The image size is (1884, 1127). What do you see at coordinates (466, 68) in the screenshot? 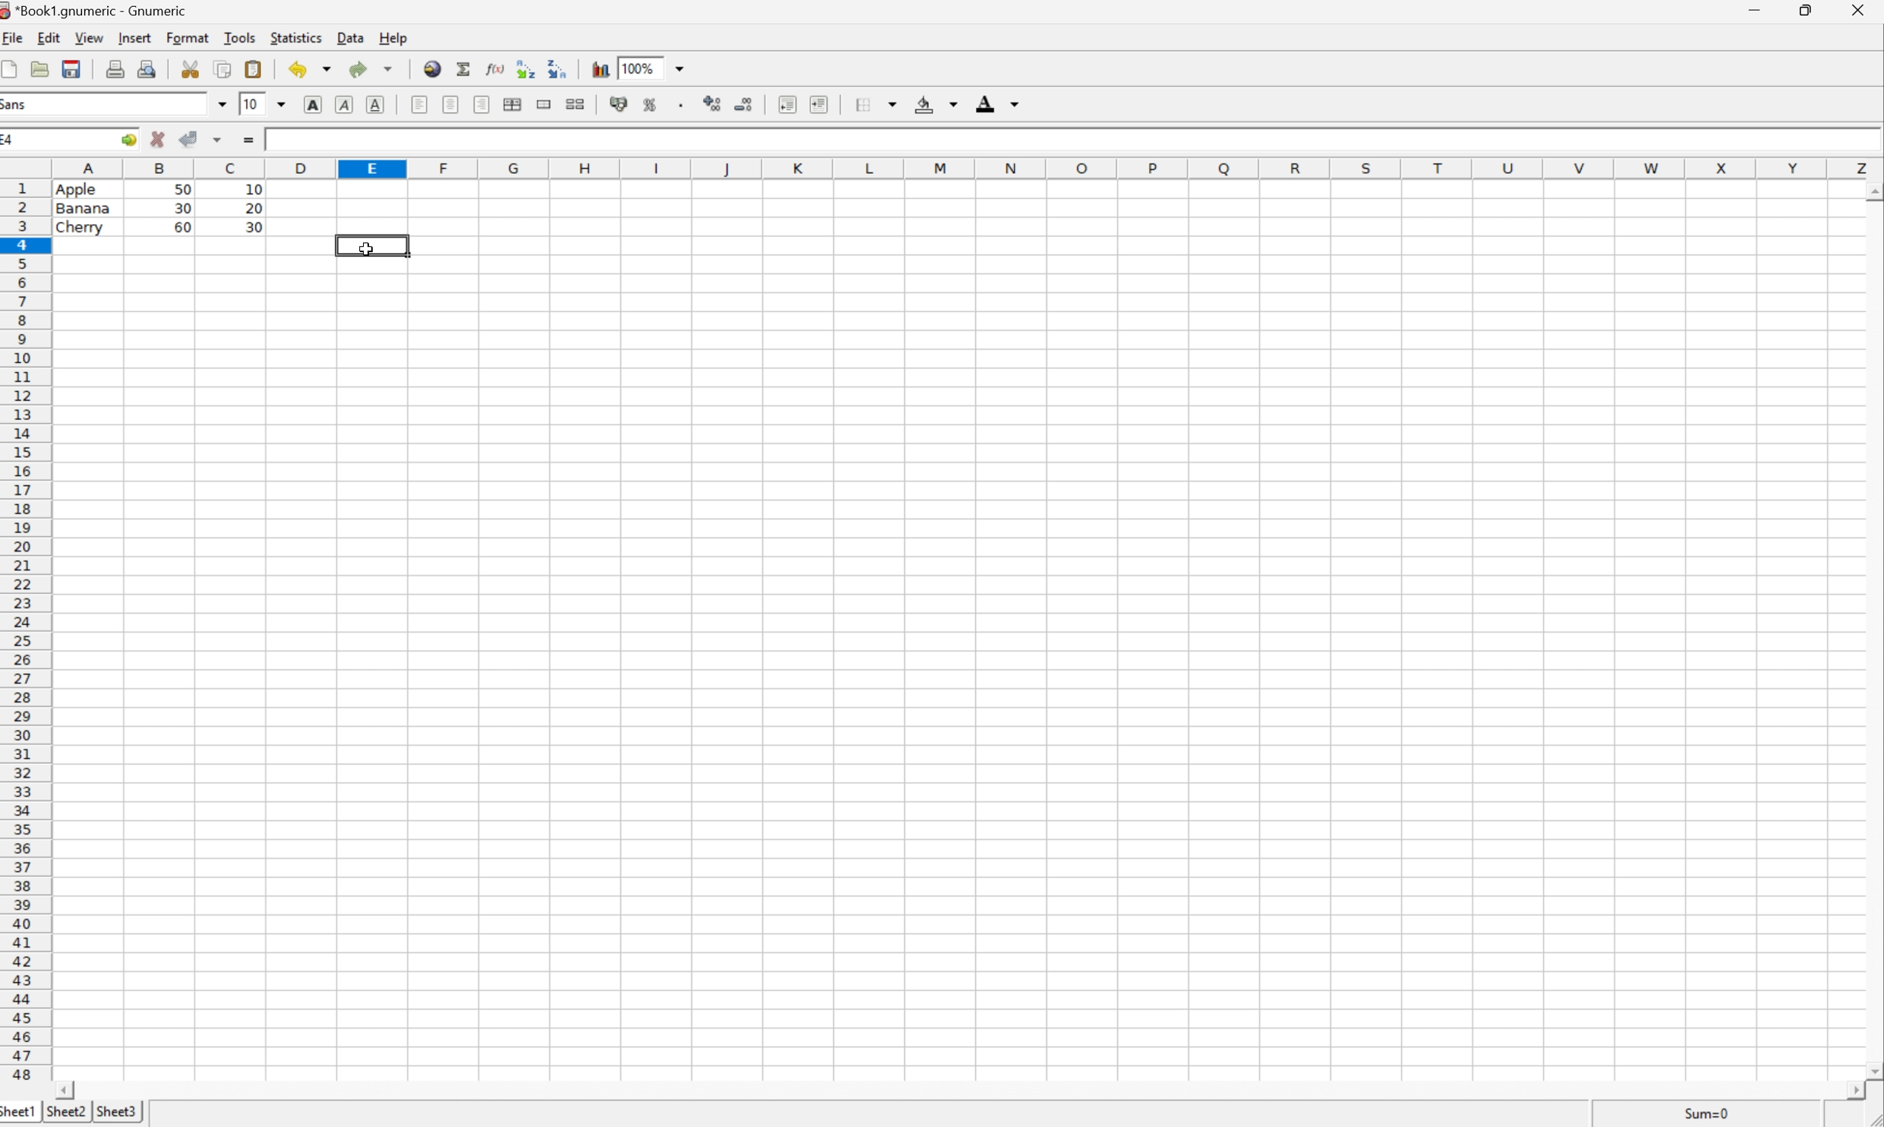
I see `sum in current cell` at bounding box center [466, 68].